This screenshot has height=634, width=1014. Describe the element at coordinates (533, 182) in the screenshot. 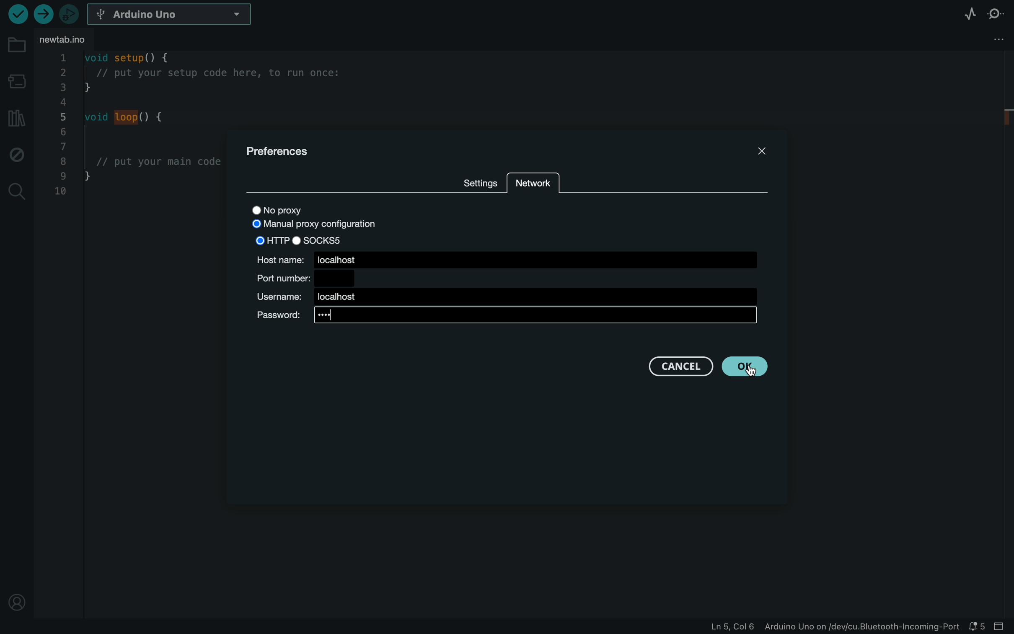

I see `NETWORK` at that location.